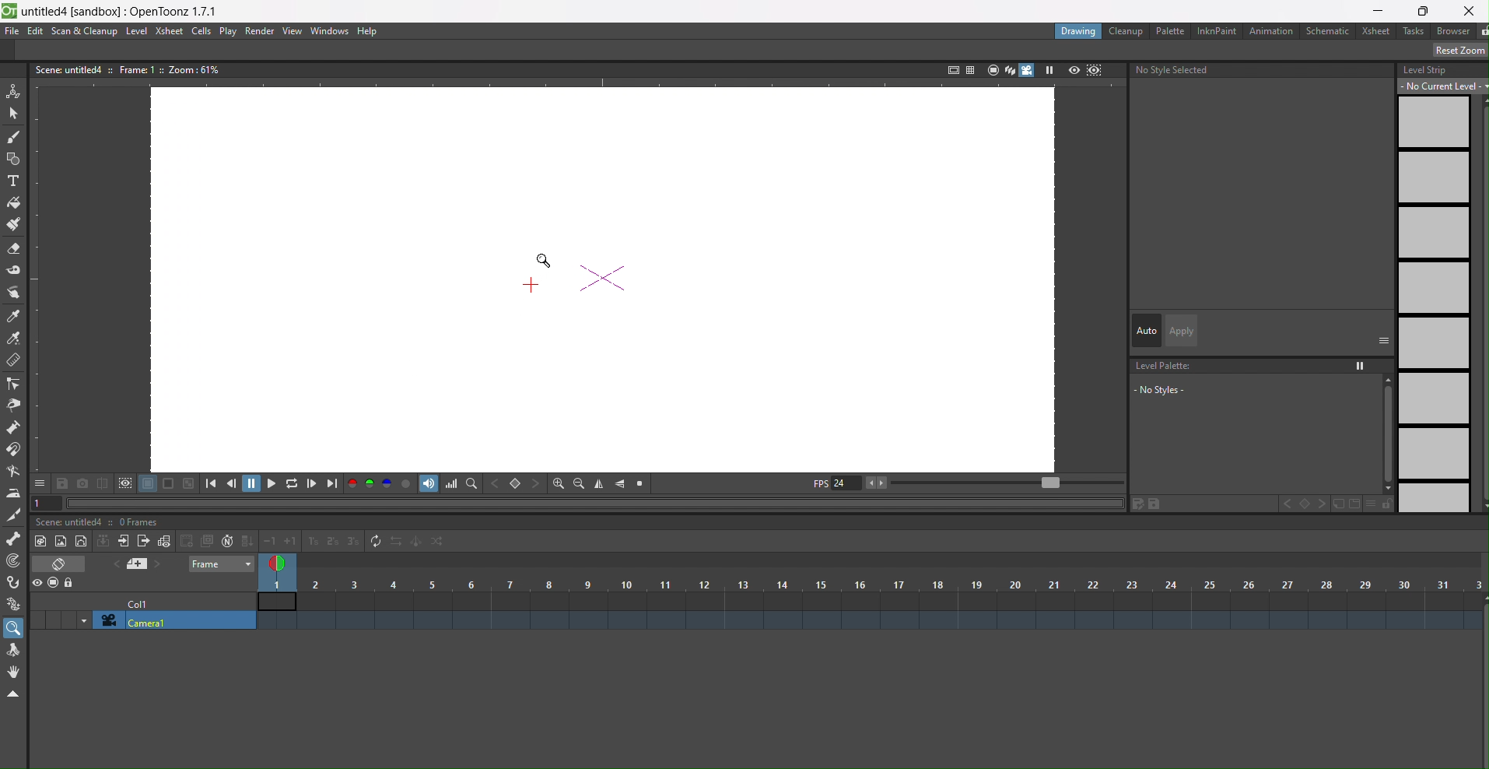 The width and height of the screenshot is (1489, 769). What do you see at coordinates (374, 543) in the screenshot?
I see `refresh` at bounding box center [374, 543].